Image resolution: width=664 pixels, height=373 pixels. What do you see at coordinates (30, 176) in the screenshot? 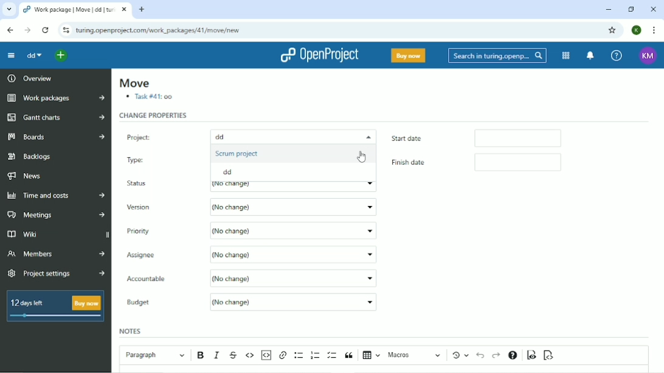
I see `News` at bounding box center [30, 176].